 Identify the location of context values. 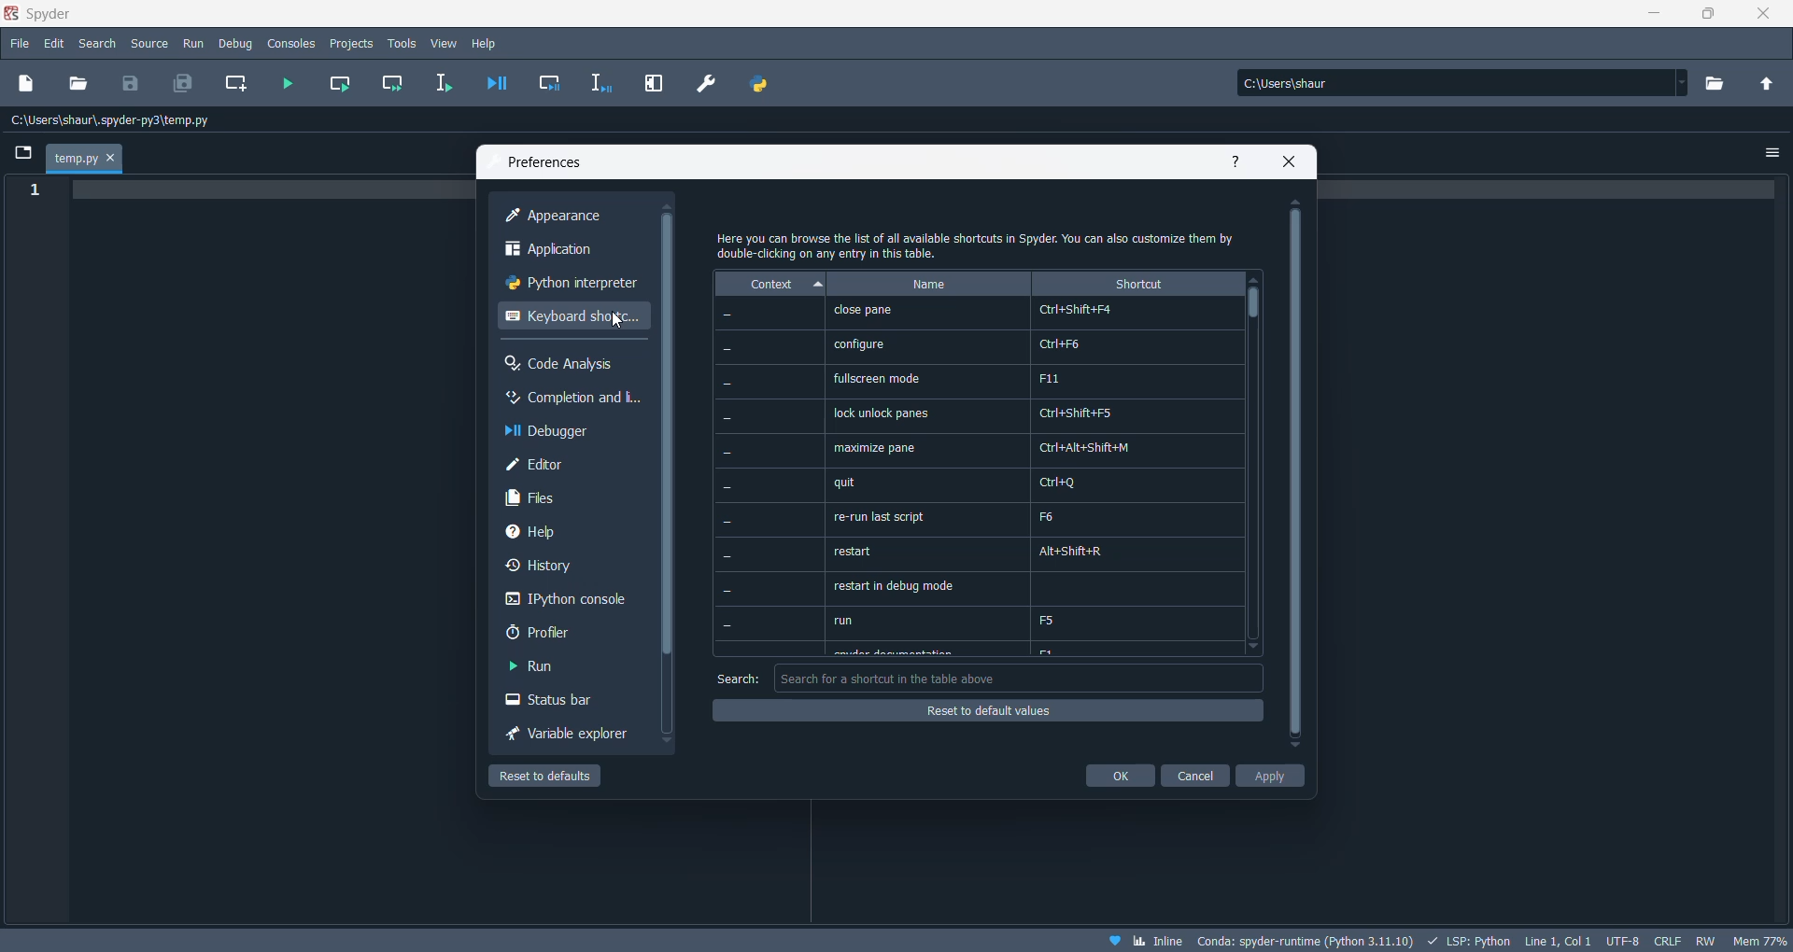
(769, 477).